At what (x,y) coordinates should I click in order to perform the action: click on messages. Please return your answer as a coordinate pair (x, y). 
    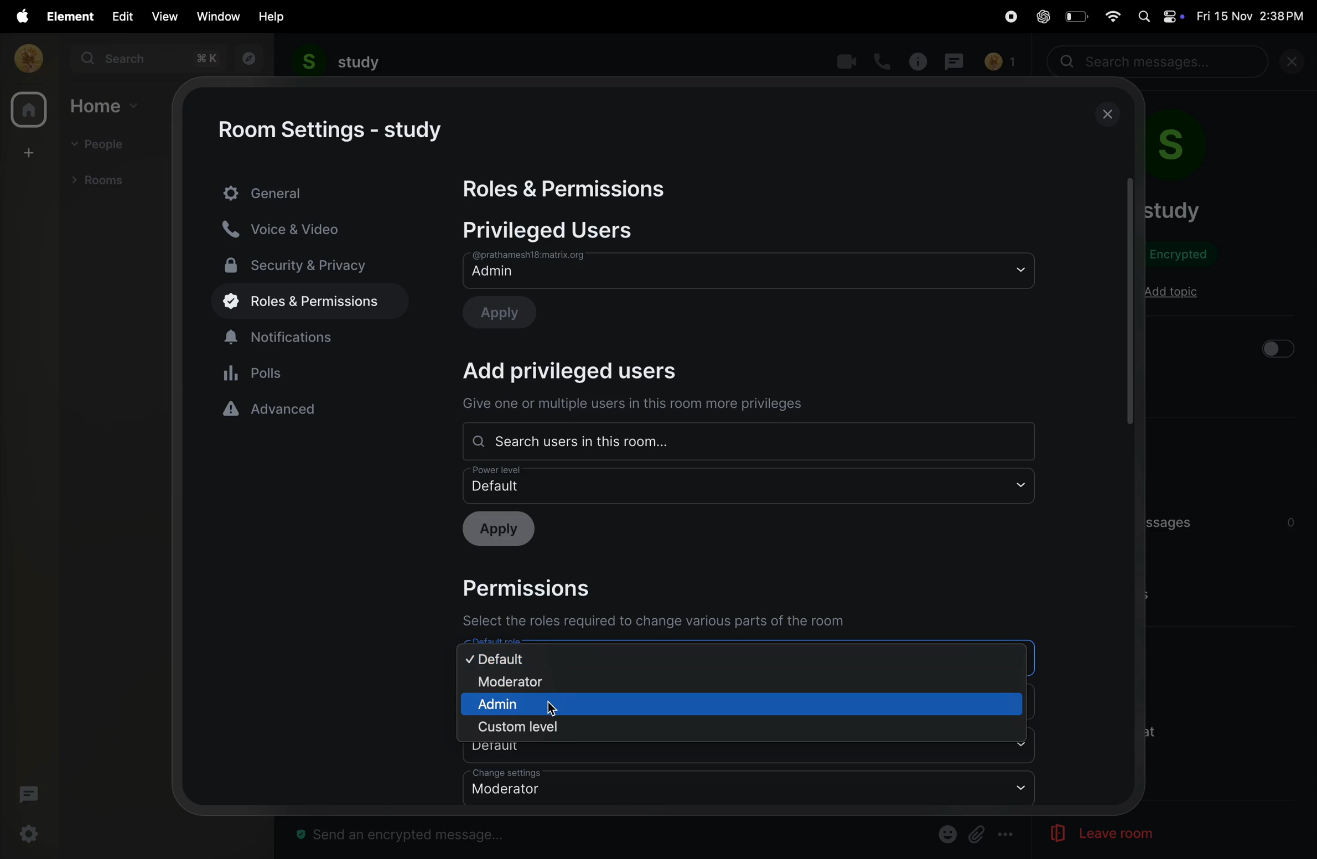
    Looking at the image, I should click on (957, 60).